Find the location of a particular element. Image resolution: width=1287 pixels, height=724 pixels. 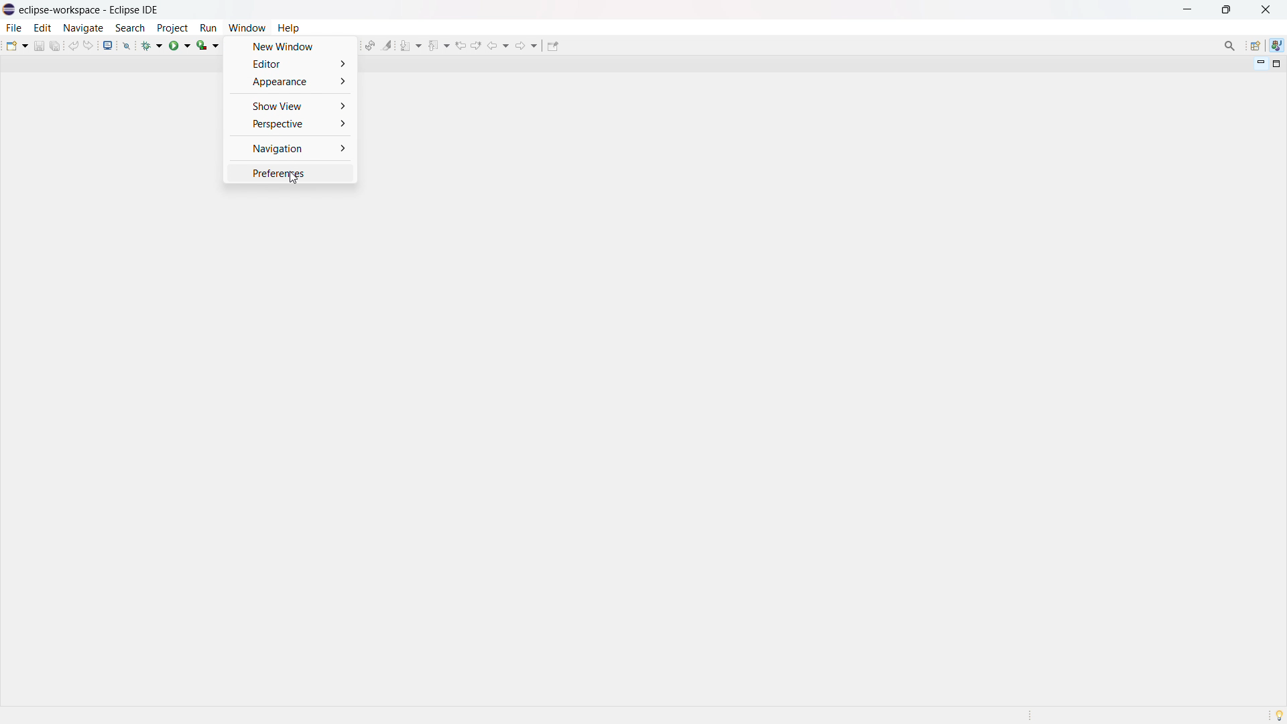

run is located at coordinates (208, 28).